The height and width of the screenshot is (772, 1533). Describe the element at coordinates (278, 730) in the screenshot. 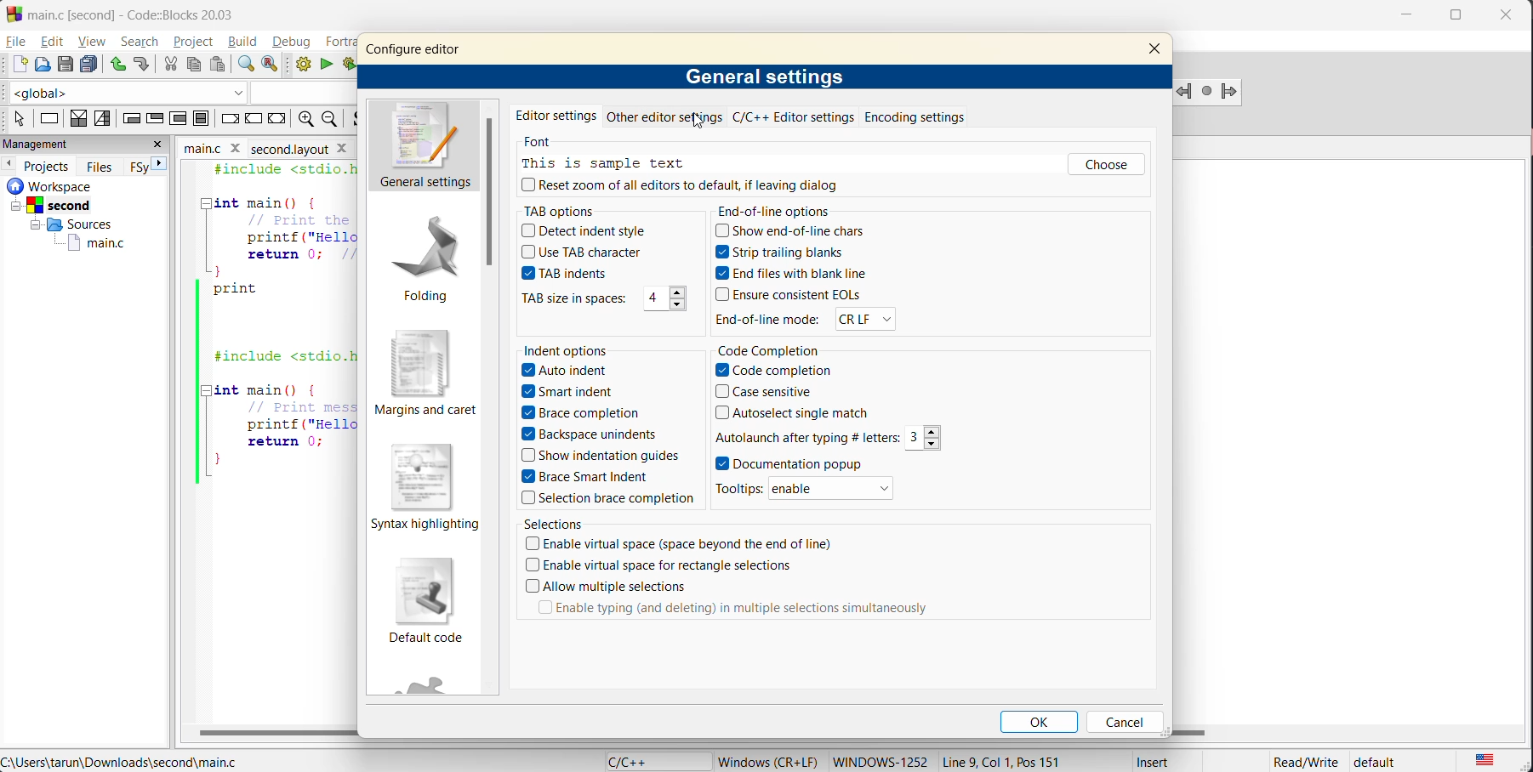

I see `horizontal scroll bar` at that location.